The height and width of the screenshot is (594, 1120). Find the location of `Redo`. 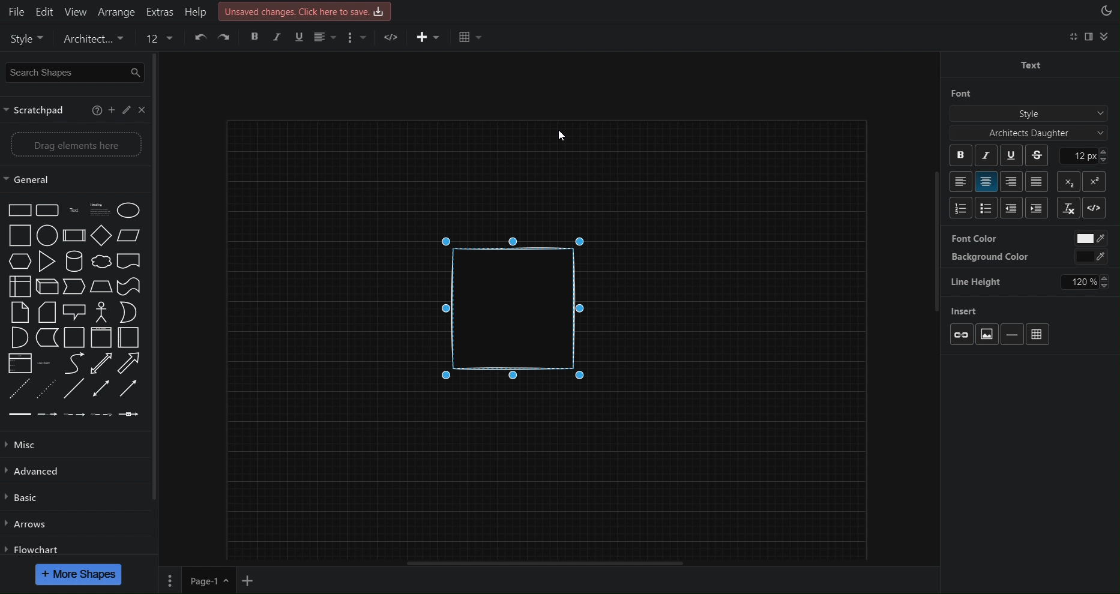

Redo is located at coordinates (201, 38).